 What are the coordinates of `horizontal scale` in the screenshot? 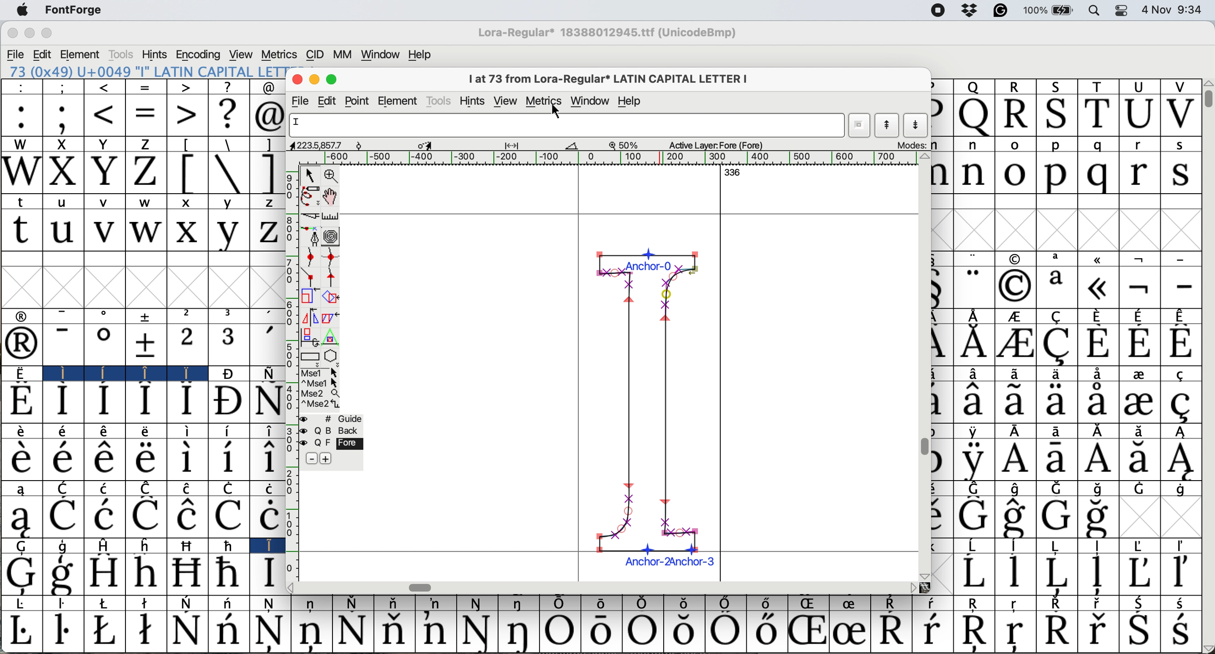 It's located at (607, 158).